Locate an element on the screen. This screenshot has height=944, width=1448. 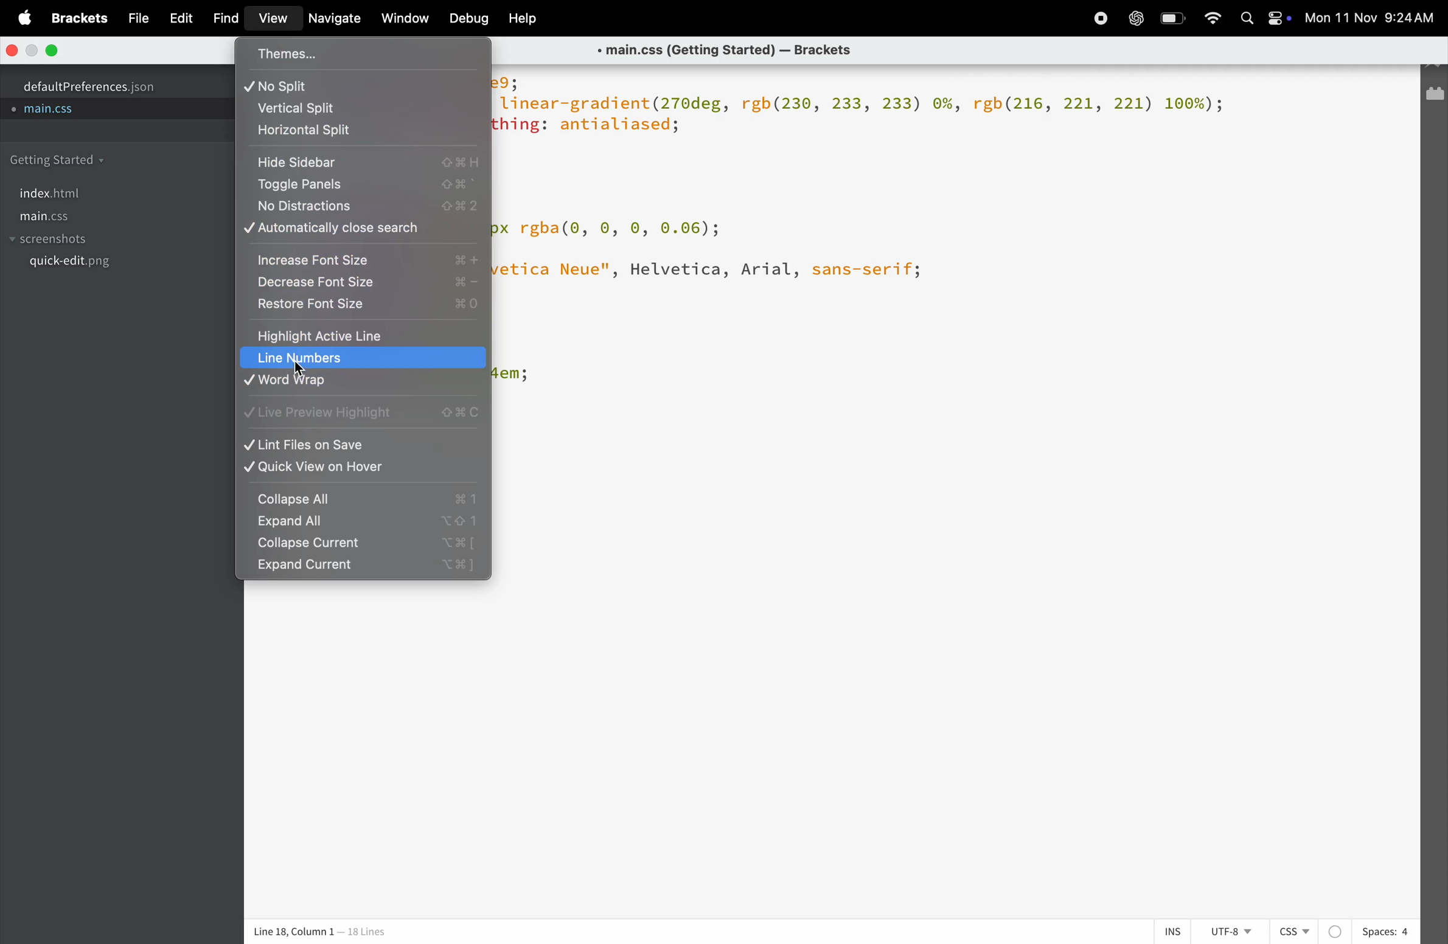
cursor is located at coordinates (303, 367).